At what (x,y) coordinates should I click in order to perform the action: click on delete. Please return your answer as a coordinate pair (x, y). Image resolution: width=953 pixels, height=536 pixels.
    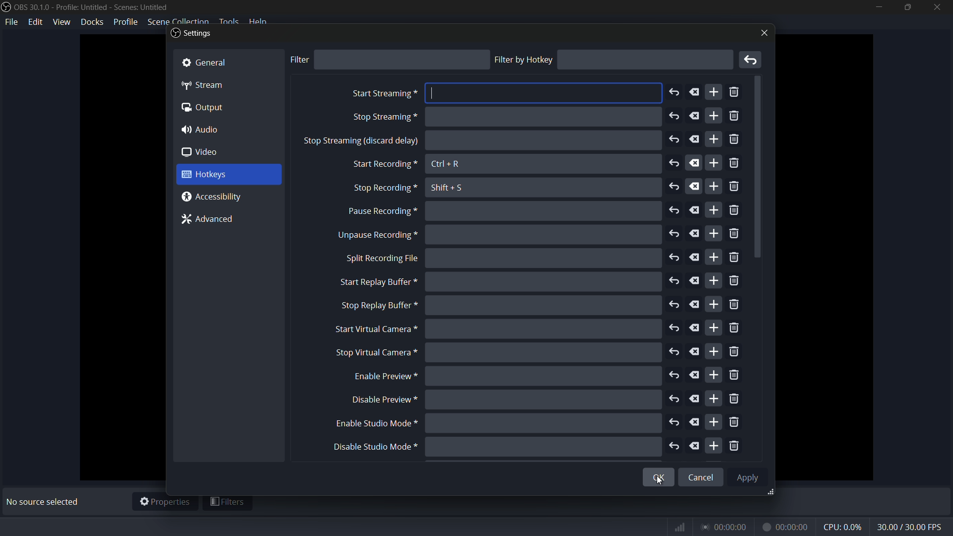
    Looking at the image, I should click on (694, 187).